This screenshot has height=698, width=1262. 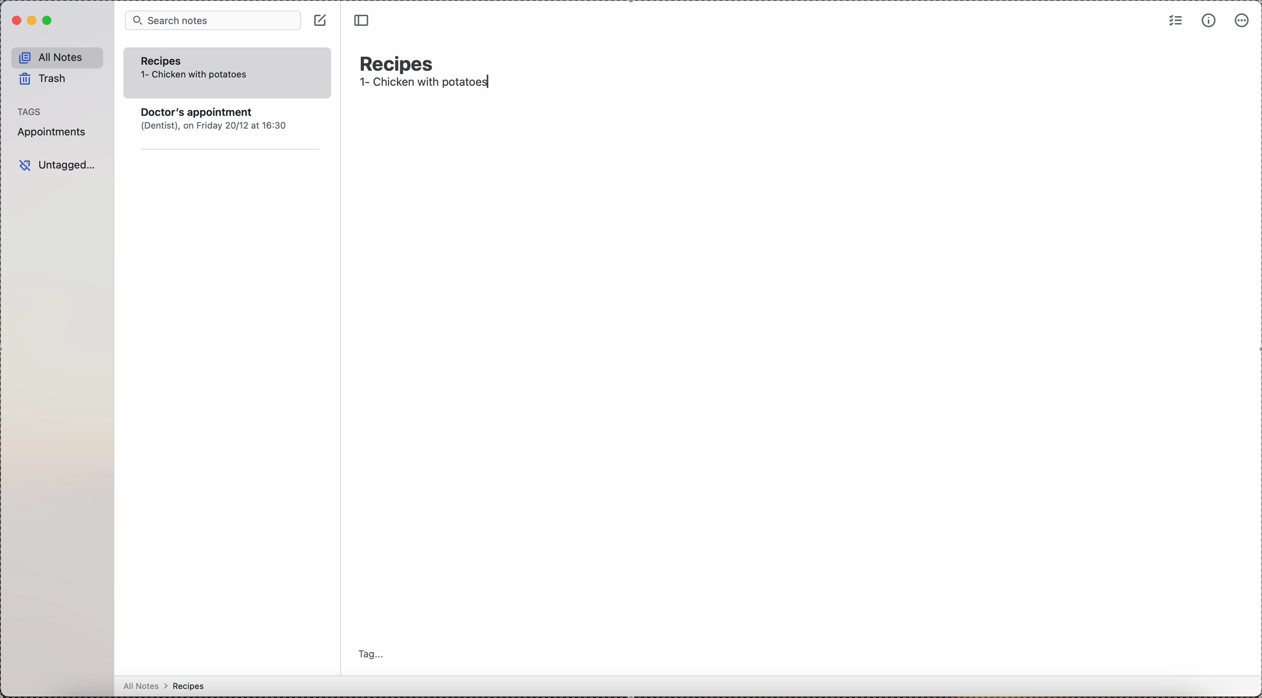 What do you see at coordinates (57, 57) in the screenshot?
I see `all notes` at bounding box center [57, 57].